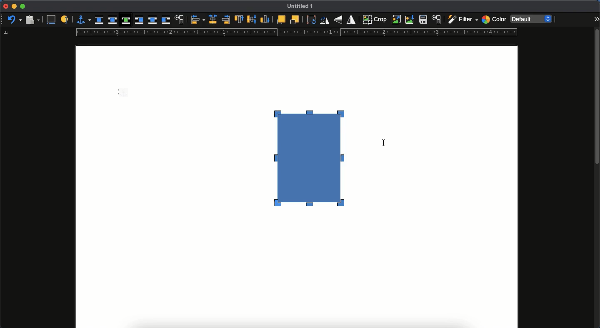  I want to click on crop, so click(375, 19).